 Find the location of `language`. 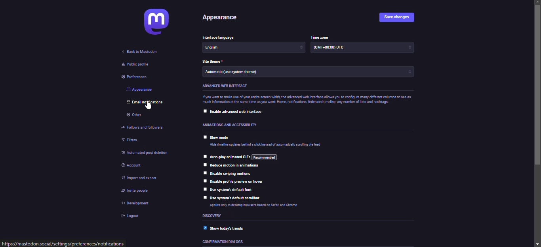

language is located at coordinates (225, 49).